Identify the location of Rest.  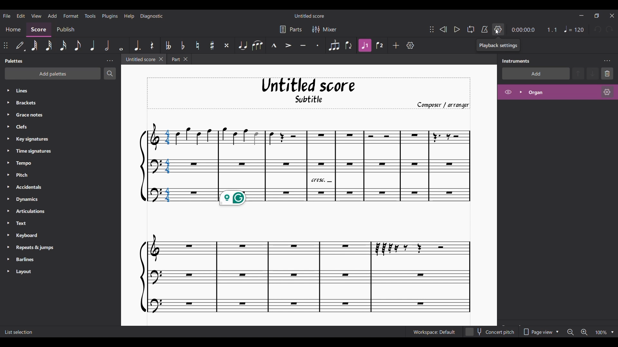
(152, 45).